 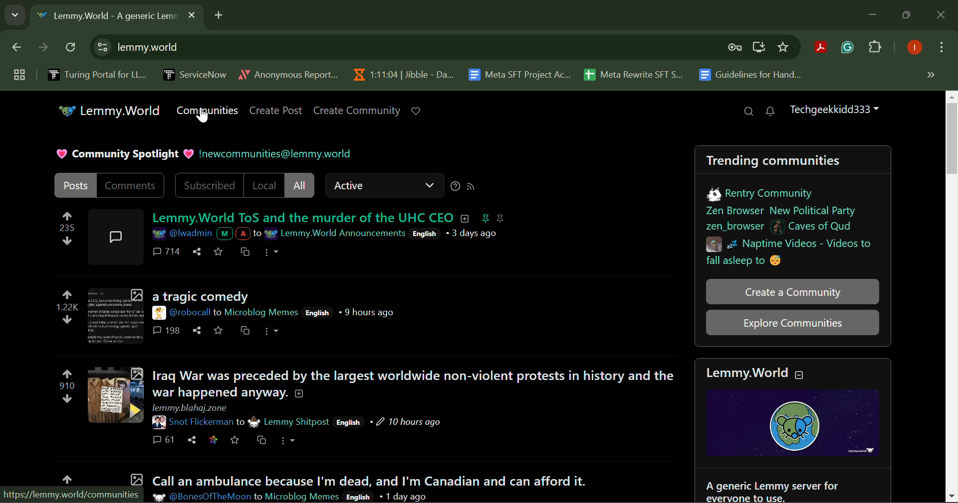 What do you see at coordinates (792, 322) in the screenshot?
I see `Explore Communities` at bounding box center [792, 322].